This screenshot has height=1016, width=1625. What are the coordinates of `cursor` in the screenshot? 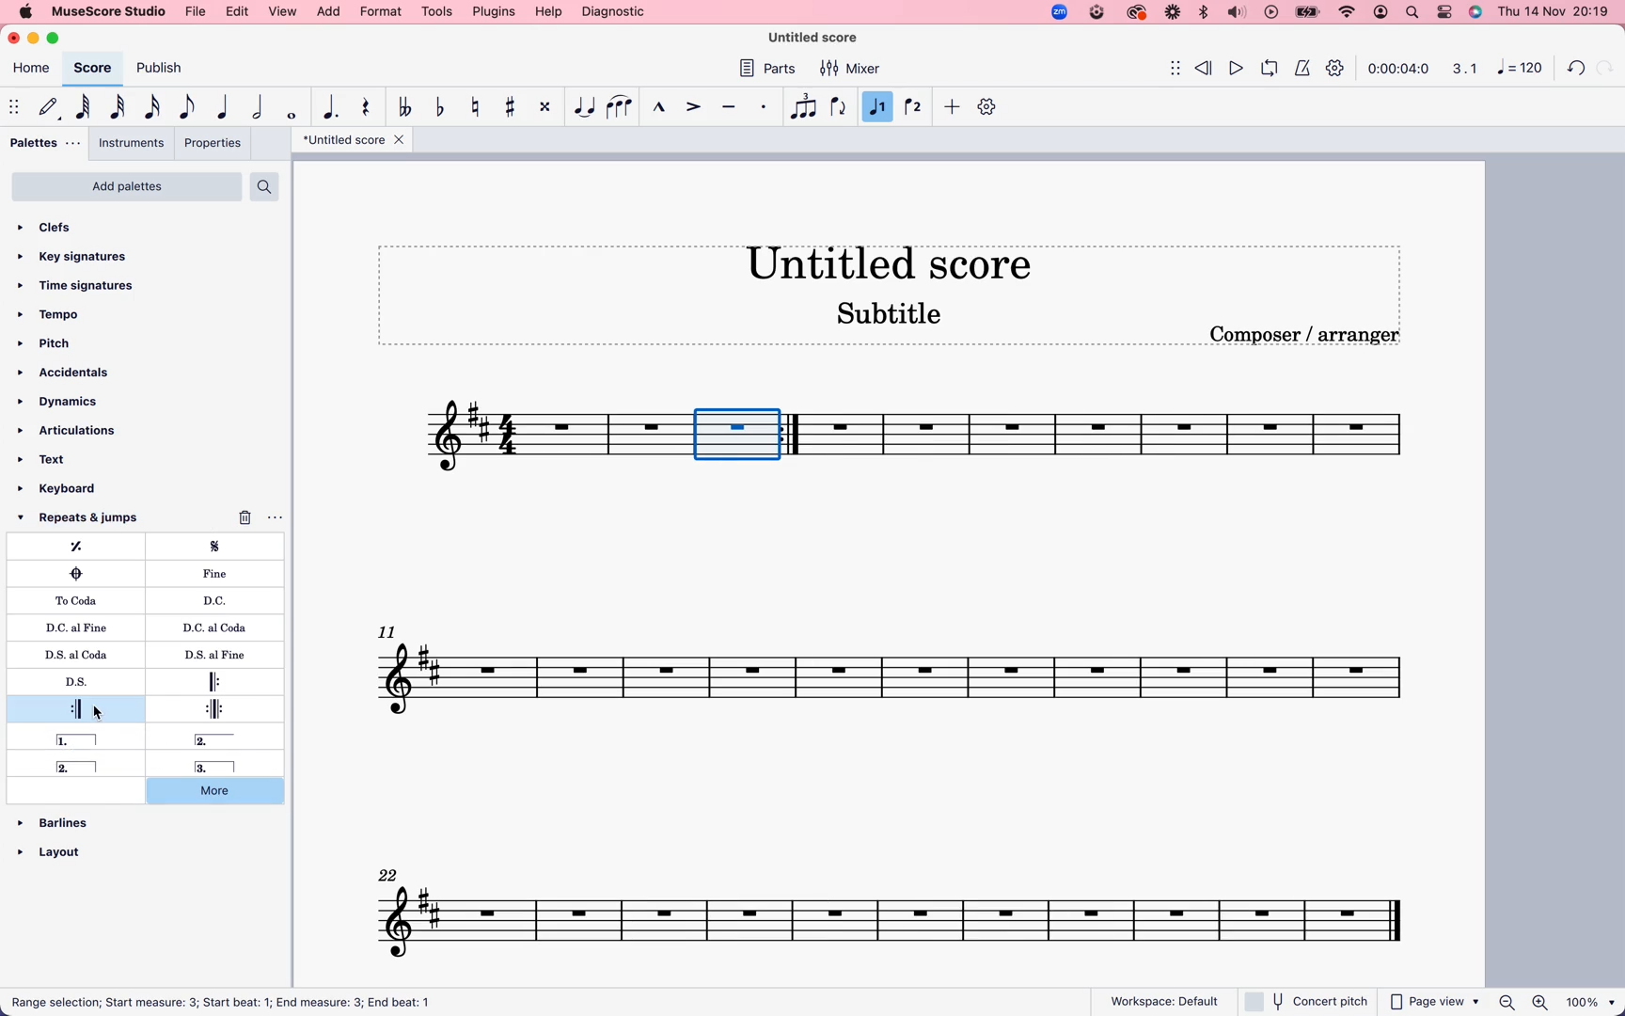 It's located at (101, 712).